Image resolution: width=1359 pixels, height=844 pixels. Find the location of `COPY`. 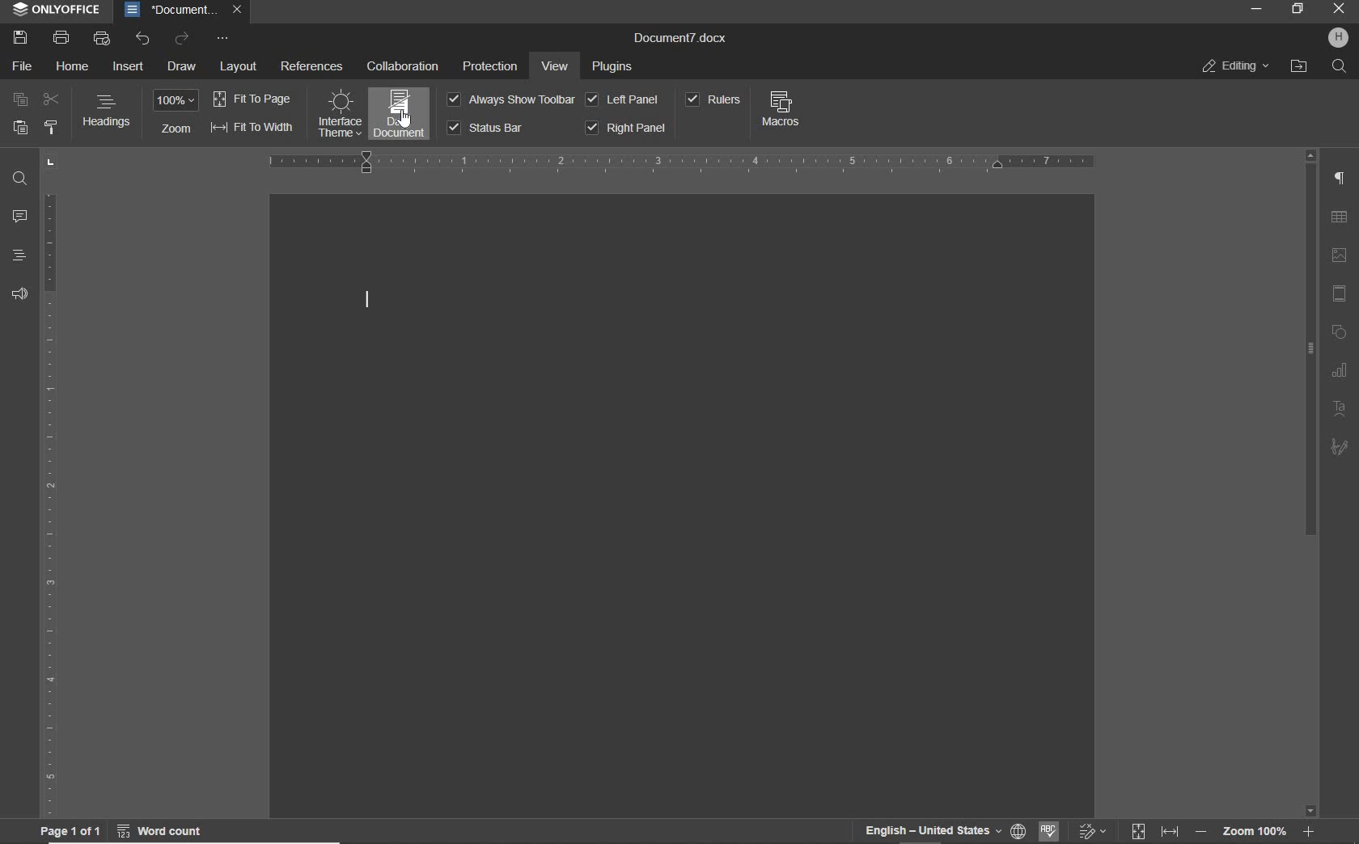

COPY is located at coordinates (20, 101).